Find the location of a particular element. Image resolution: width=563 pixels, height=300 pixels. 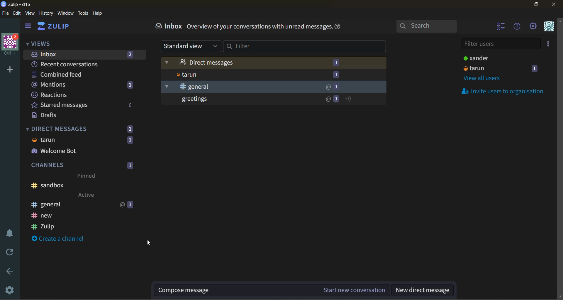

home view is located at coordinates (55, 27).